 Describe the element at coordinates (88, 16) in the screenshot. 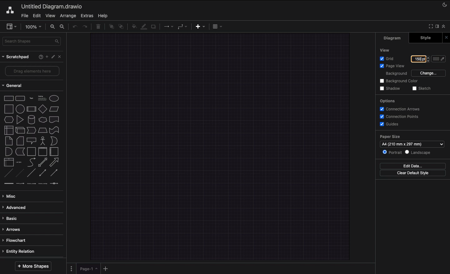

I see `Extras` at that location.